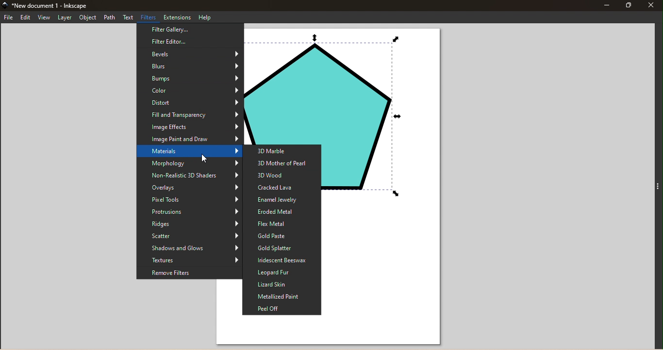 The height and width of the screenshot is (350, 663). I want to click on Filters, so click(149, 17).